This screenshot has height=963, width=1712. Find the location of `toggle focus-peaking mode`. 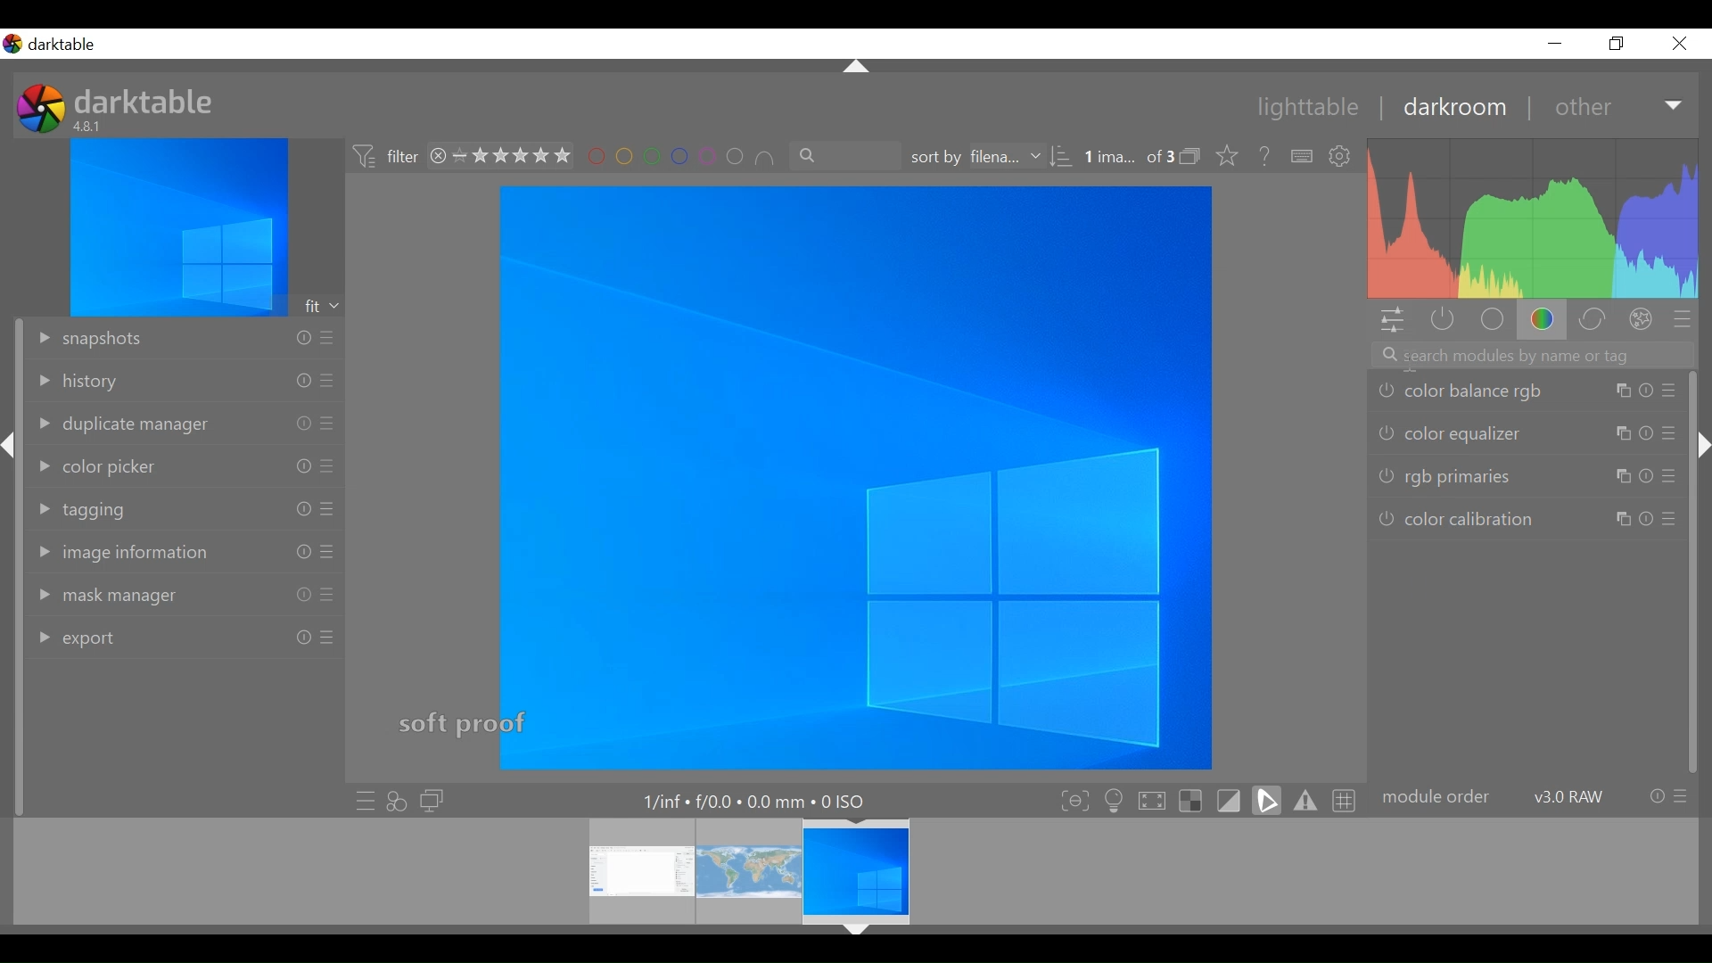

toggle focus-peaking mode is located at coordinates (1071, 800).